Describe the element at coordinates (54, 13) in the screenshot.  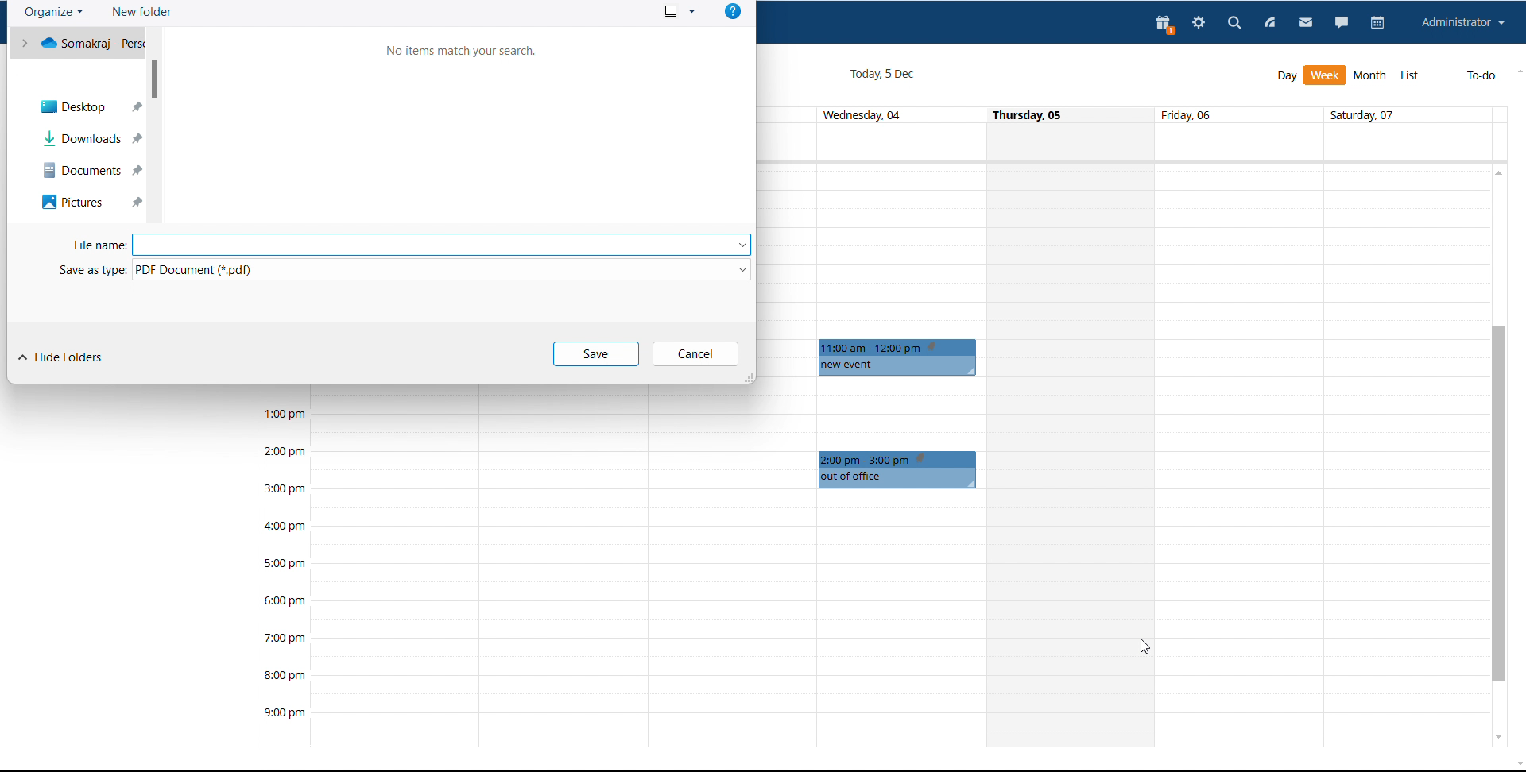
I see `organize` at that location.